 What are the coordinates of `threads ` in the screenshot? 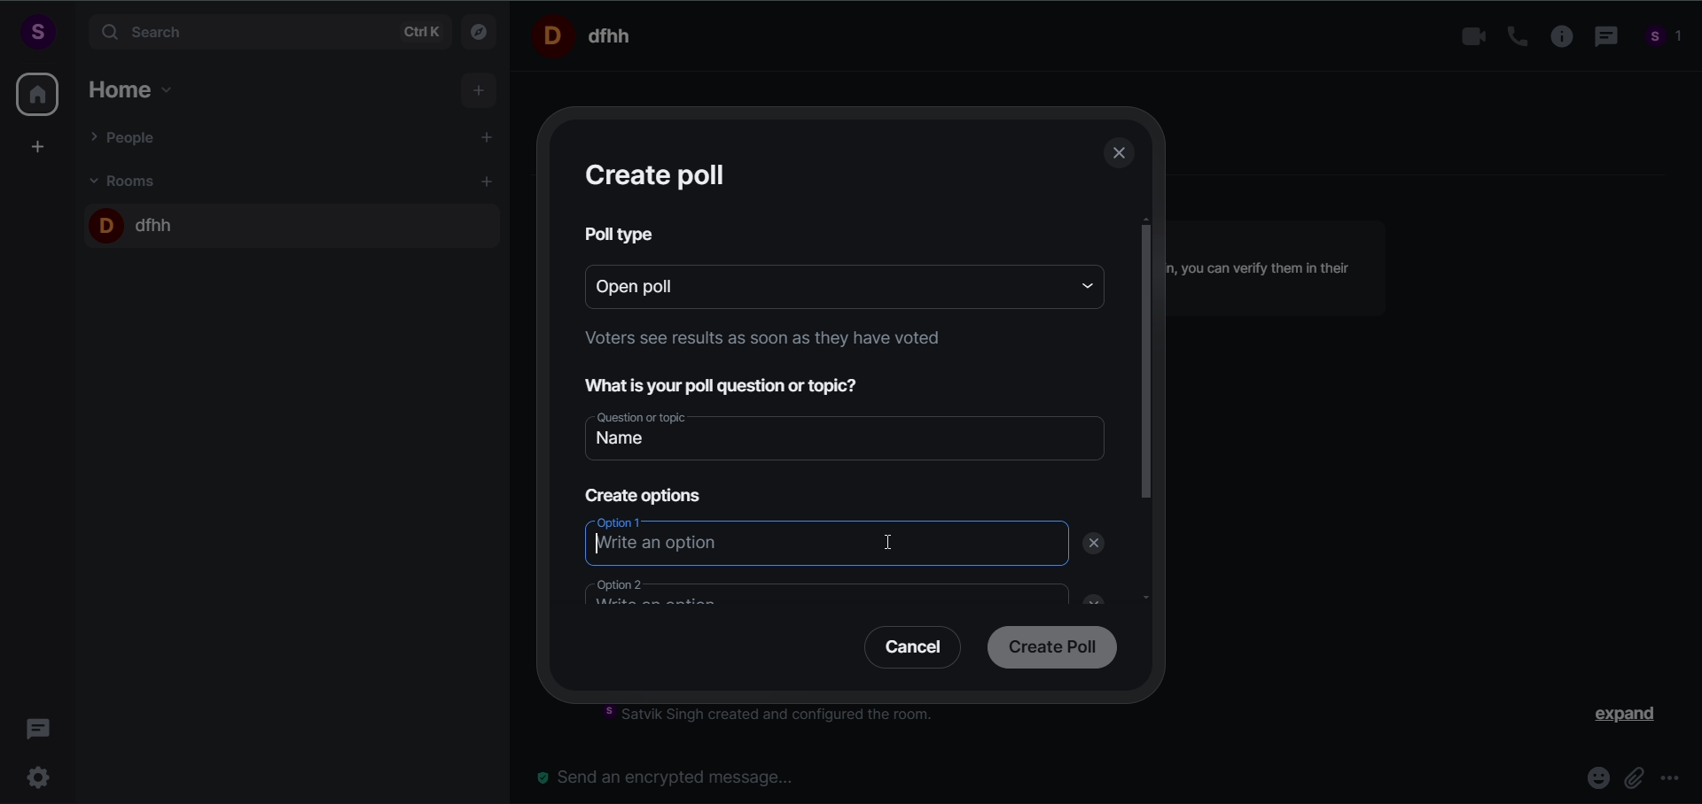 It's located at (39, 723).